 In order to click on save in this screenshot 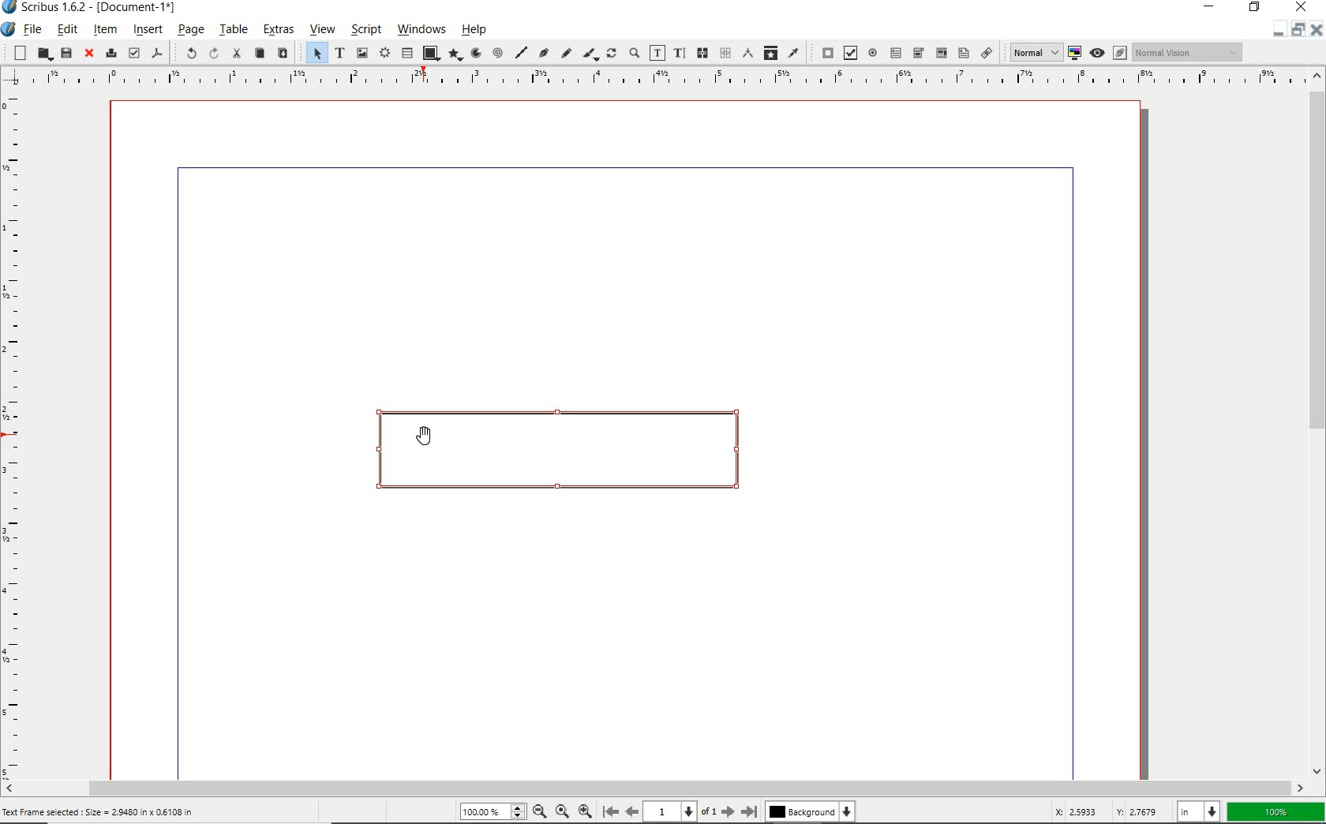, I will do `click(66, 53)`.